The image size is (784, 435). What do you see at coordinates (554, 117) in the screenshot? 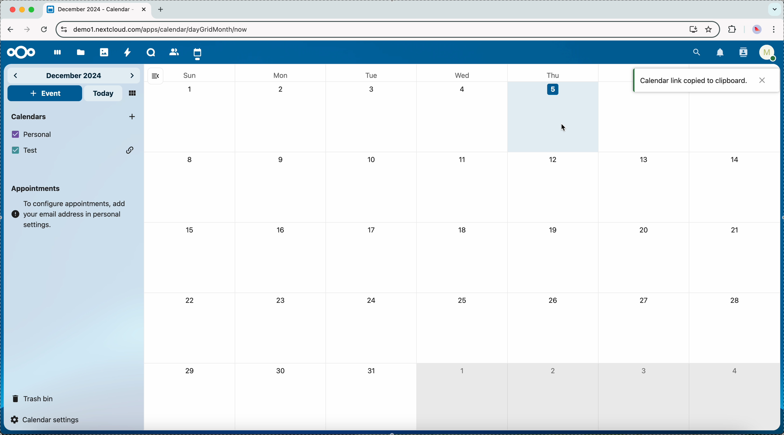
I see `day 5 selected` at bounding box center [554, 117].